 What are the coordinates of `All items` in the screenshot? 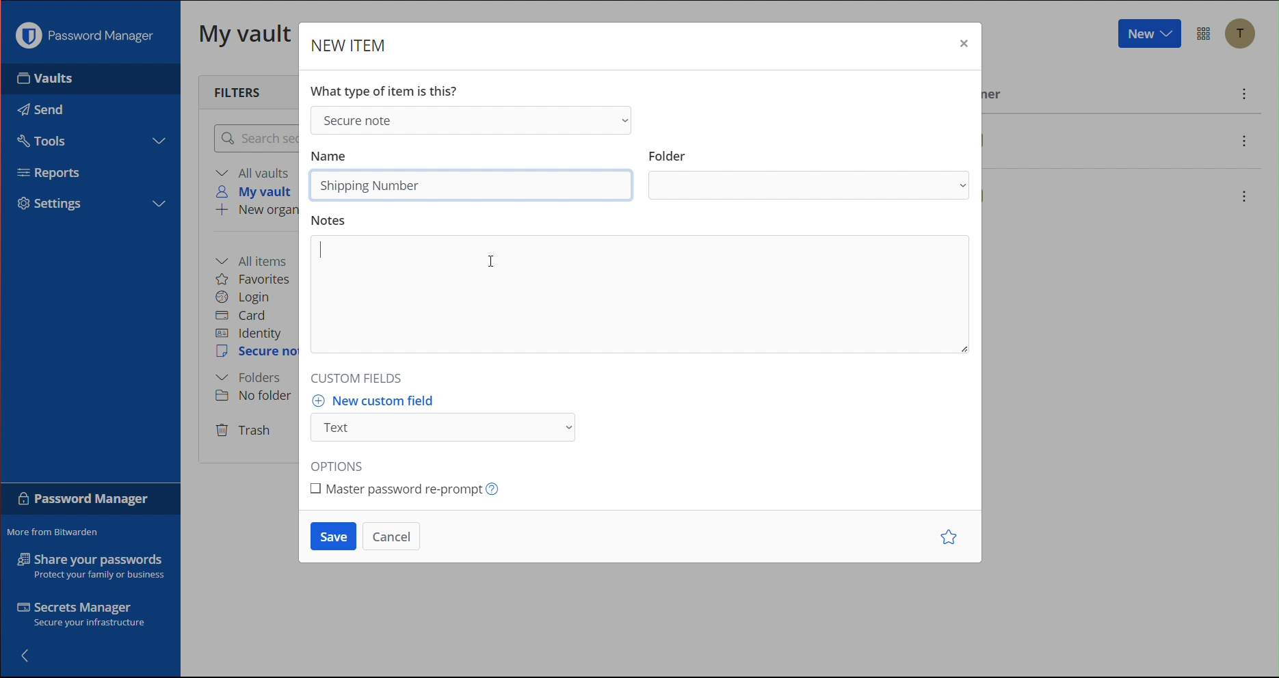 It's located at (258, 259).